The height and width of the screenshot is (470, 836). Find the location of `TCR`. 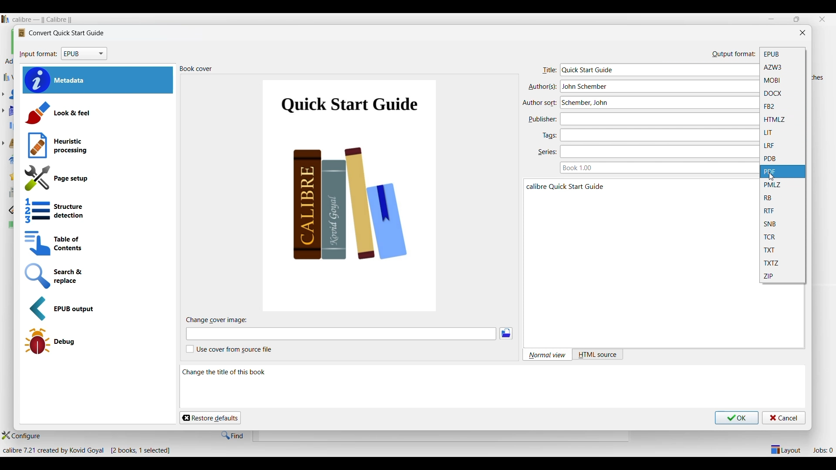

TCR is located at coordinates (782, 237).